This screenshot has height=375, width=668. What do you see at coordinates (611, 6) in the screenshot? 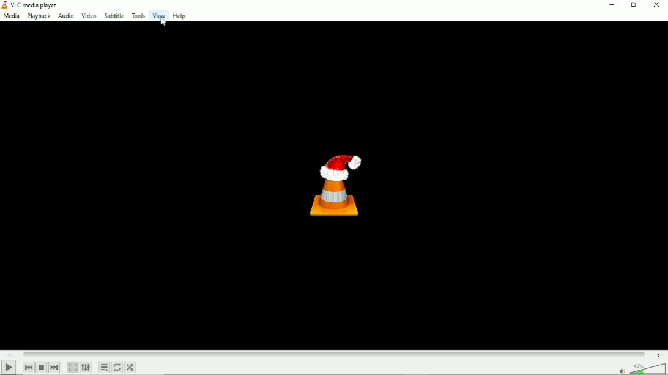
I see `Minimize` at bounding box center [611, 6].